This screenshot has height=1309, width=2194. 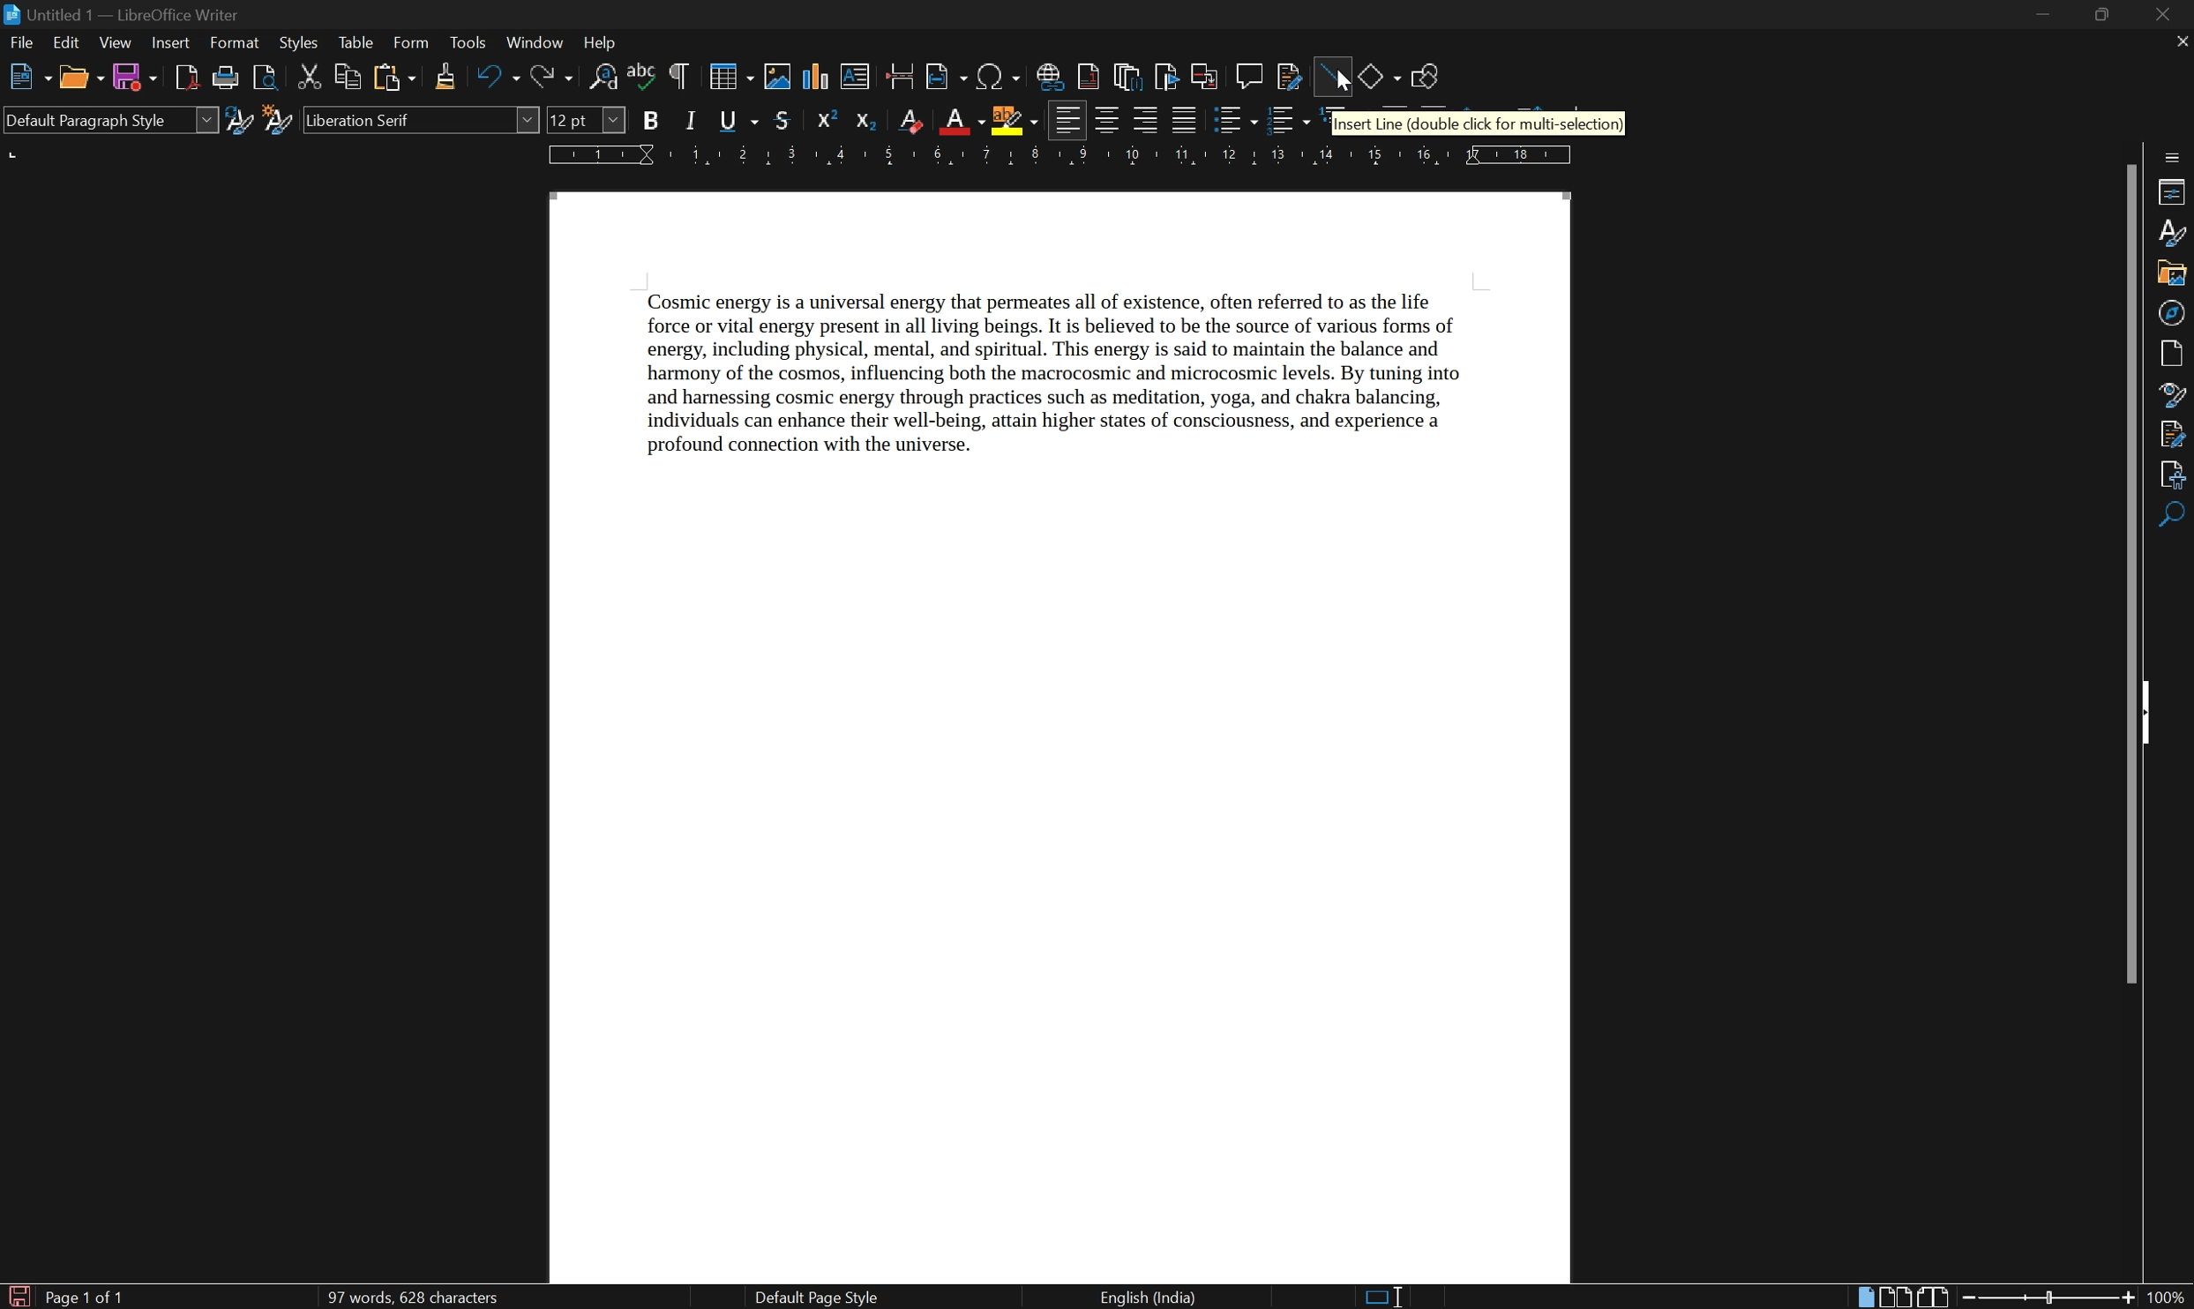 I want to click on basic shapes, so click(x=1380, y=75).